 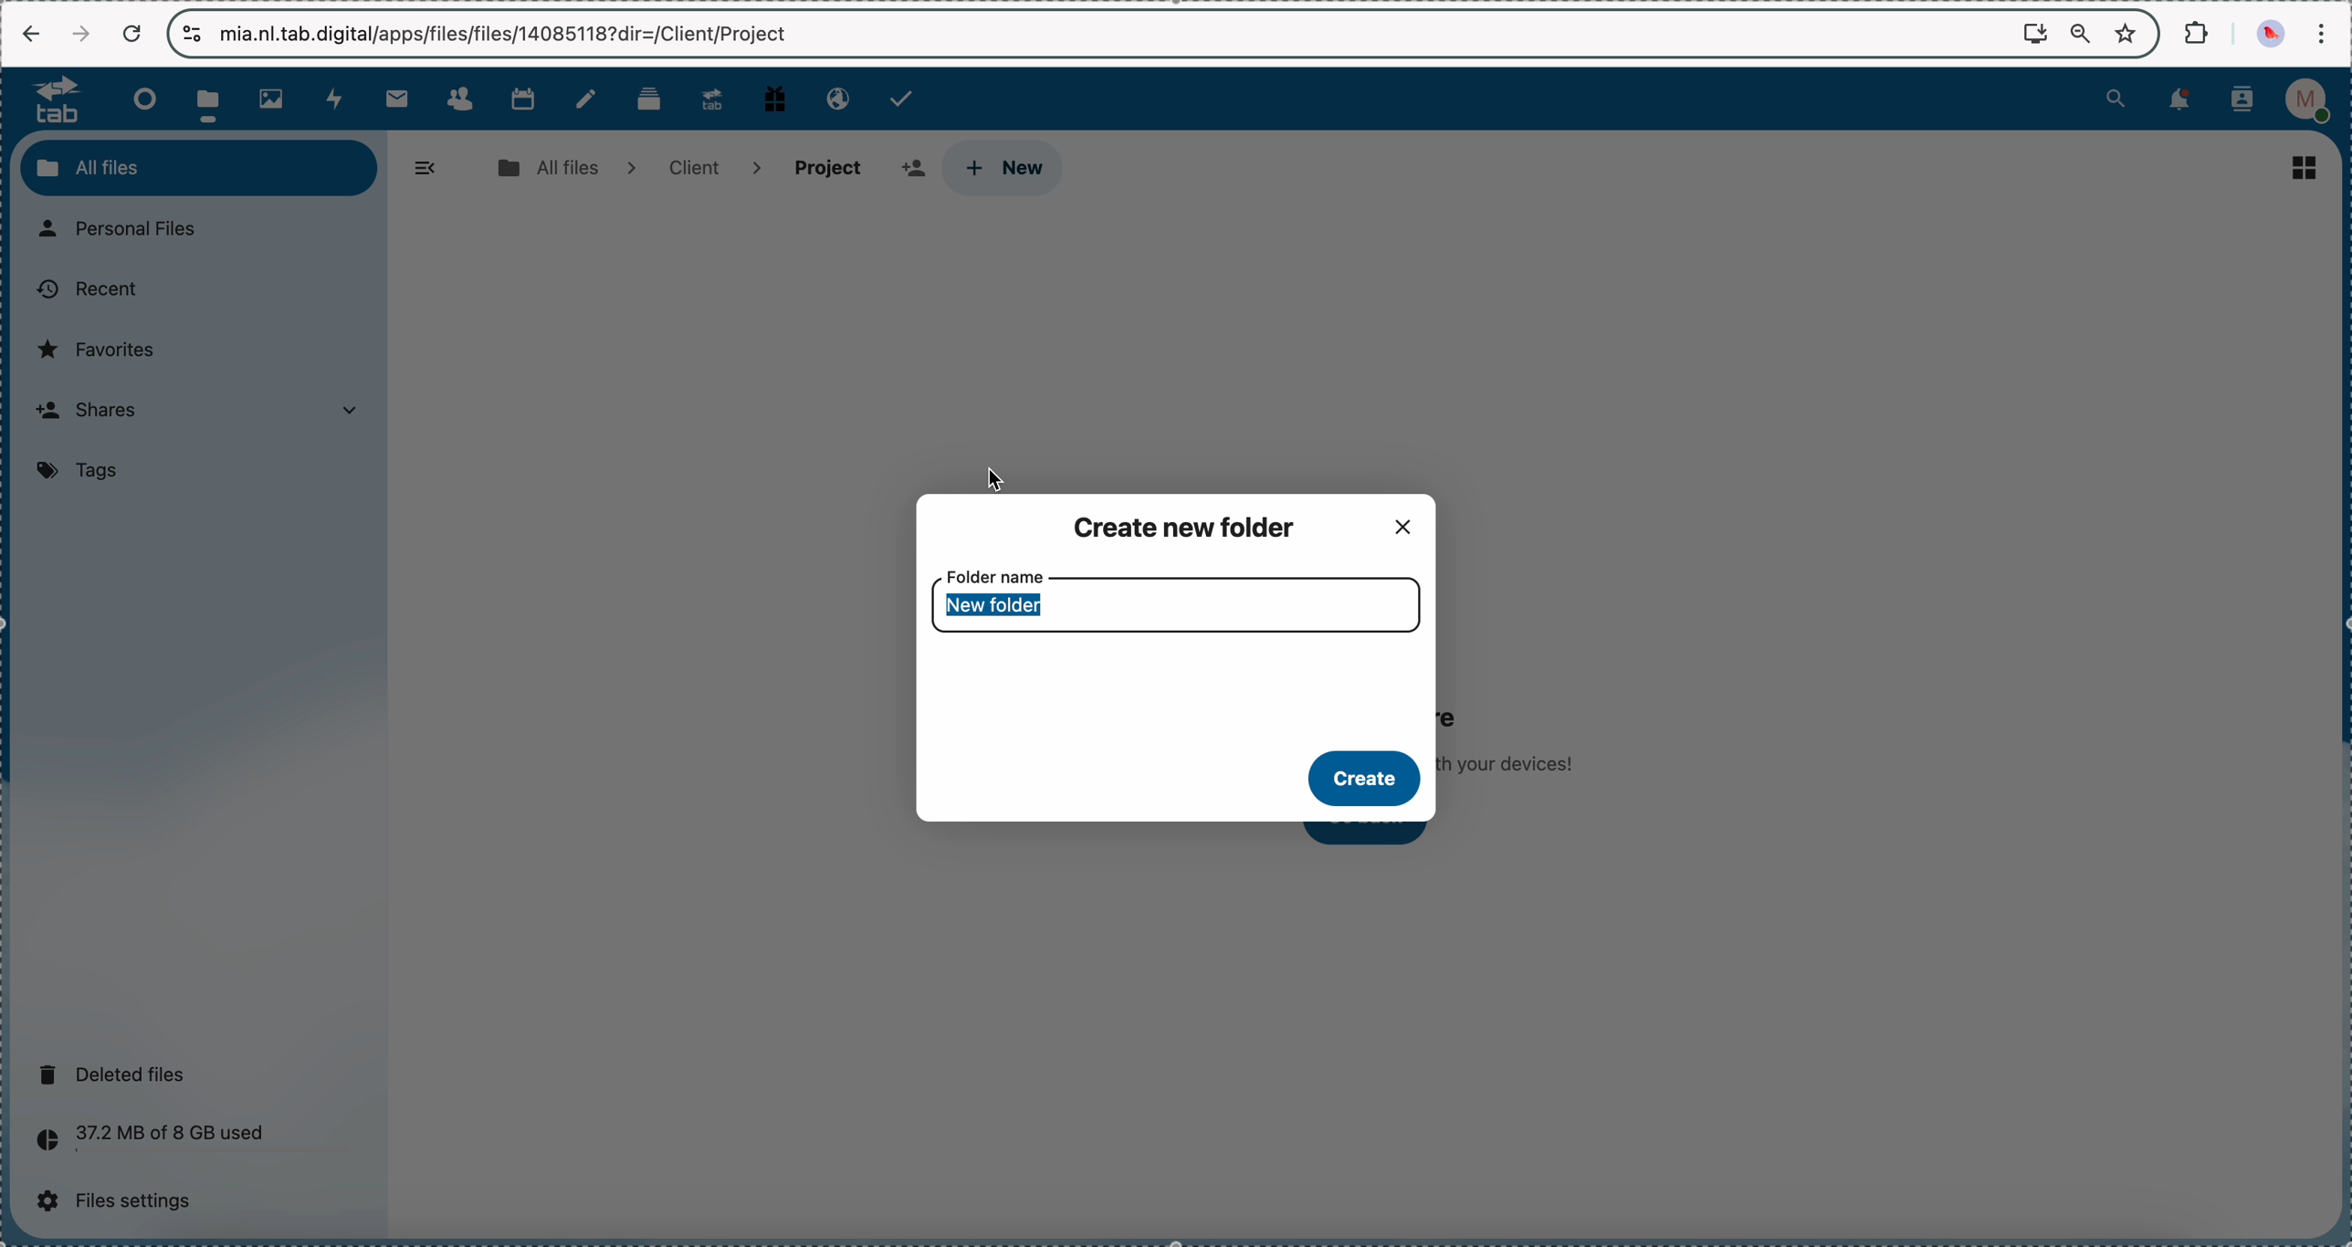 I want to click on controls, so click(x=194, y=34).